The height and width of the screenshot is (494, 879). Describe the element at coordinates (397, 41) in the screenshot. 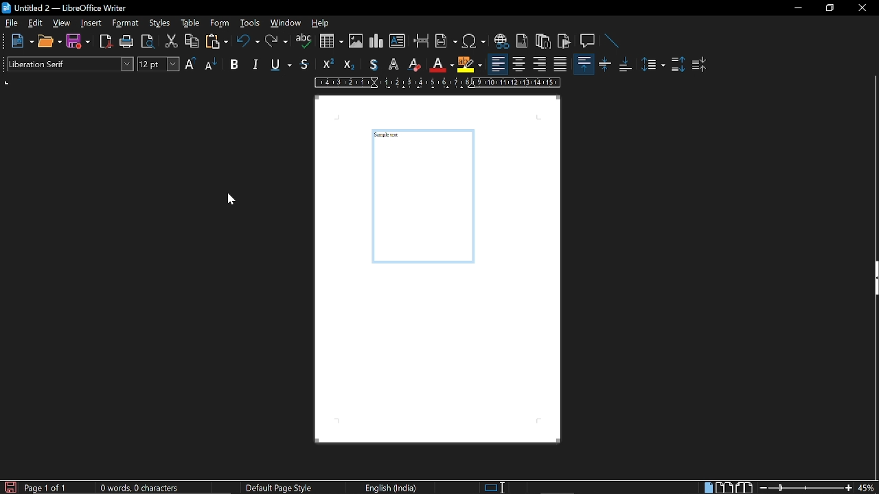

I see `insert text` at that location.